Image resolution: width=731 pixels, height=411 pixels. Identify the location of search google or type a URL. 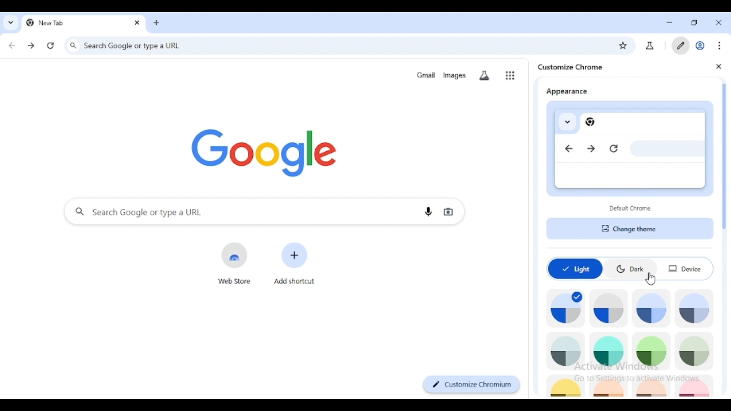
(234, 211).